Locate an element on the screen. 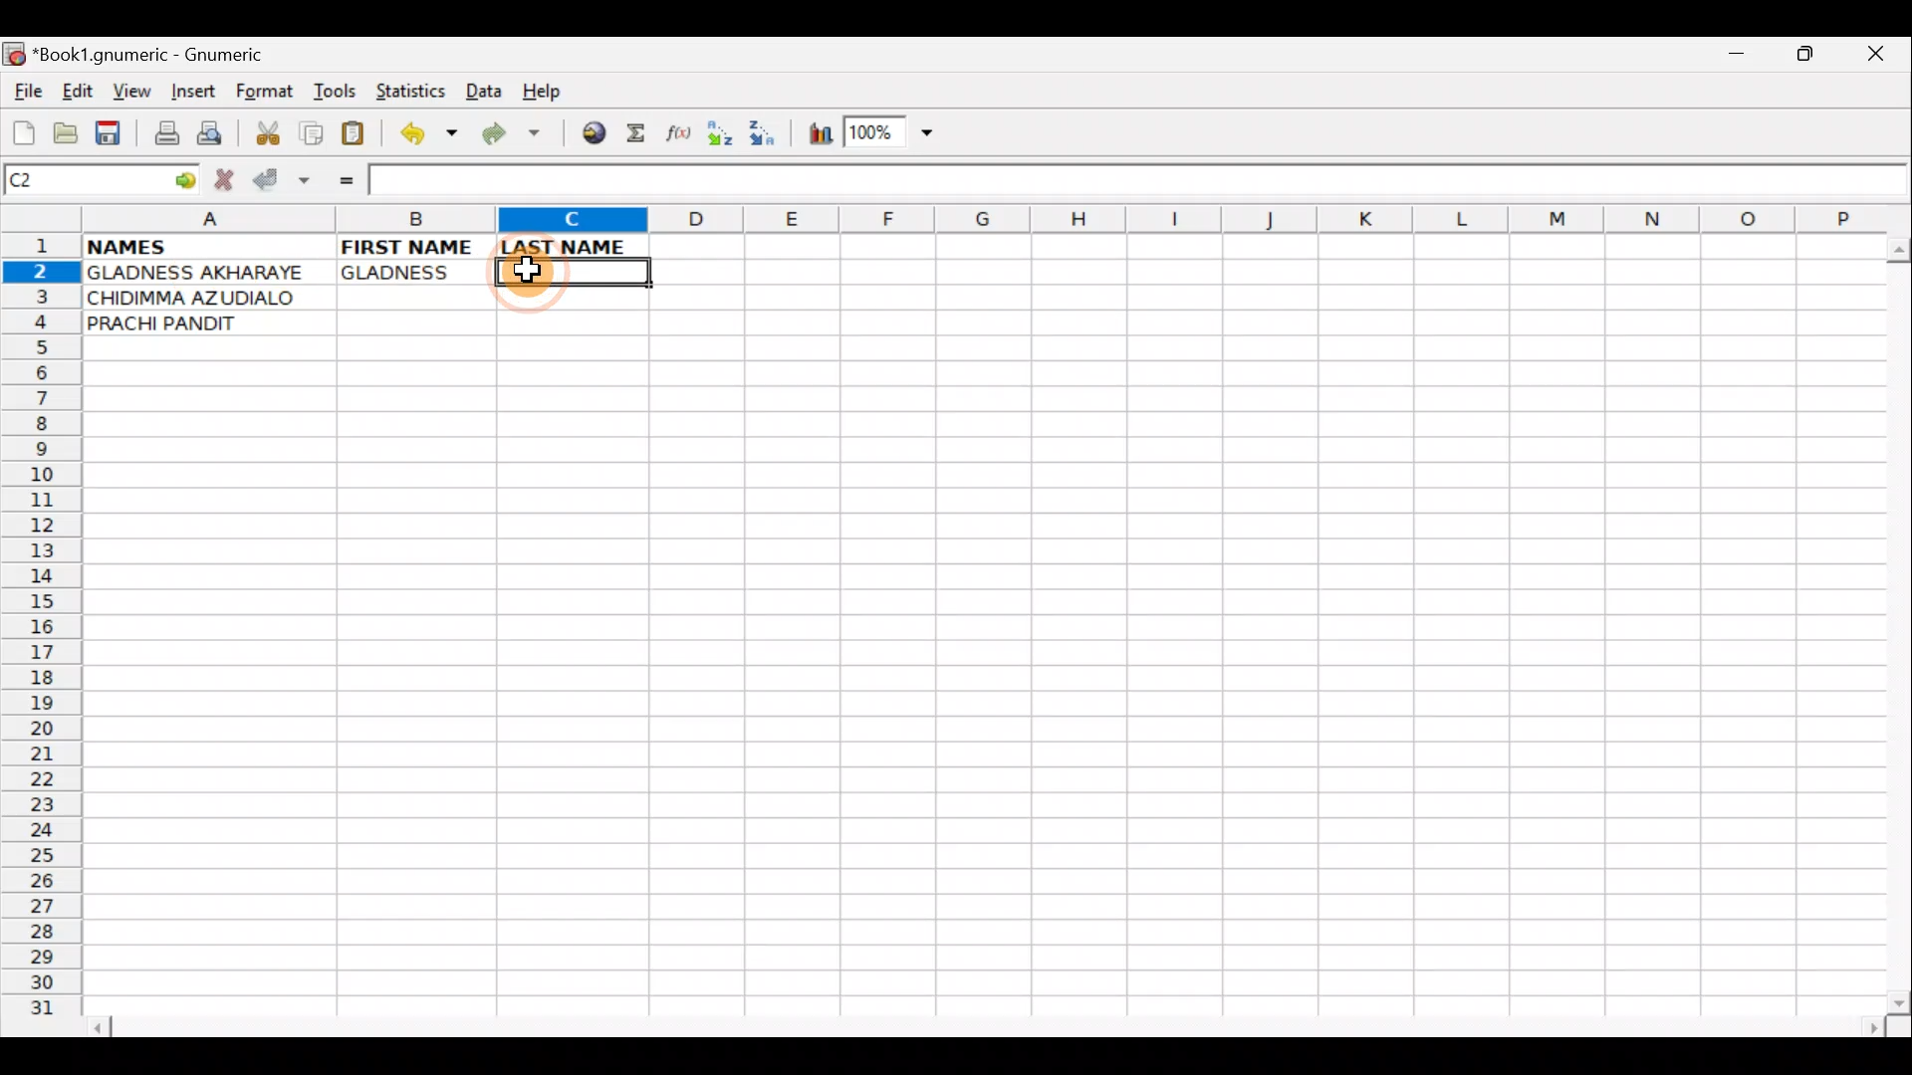 The height and width of the screenshot is (1075, 1912). Rows is located at coordinates (42, 633).